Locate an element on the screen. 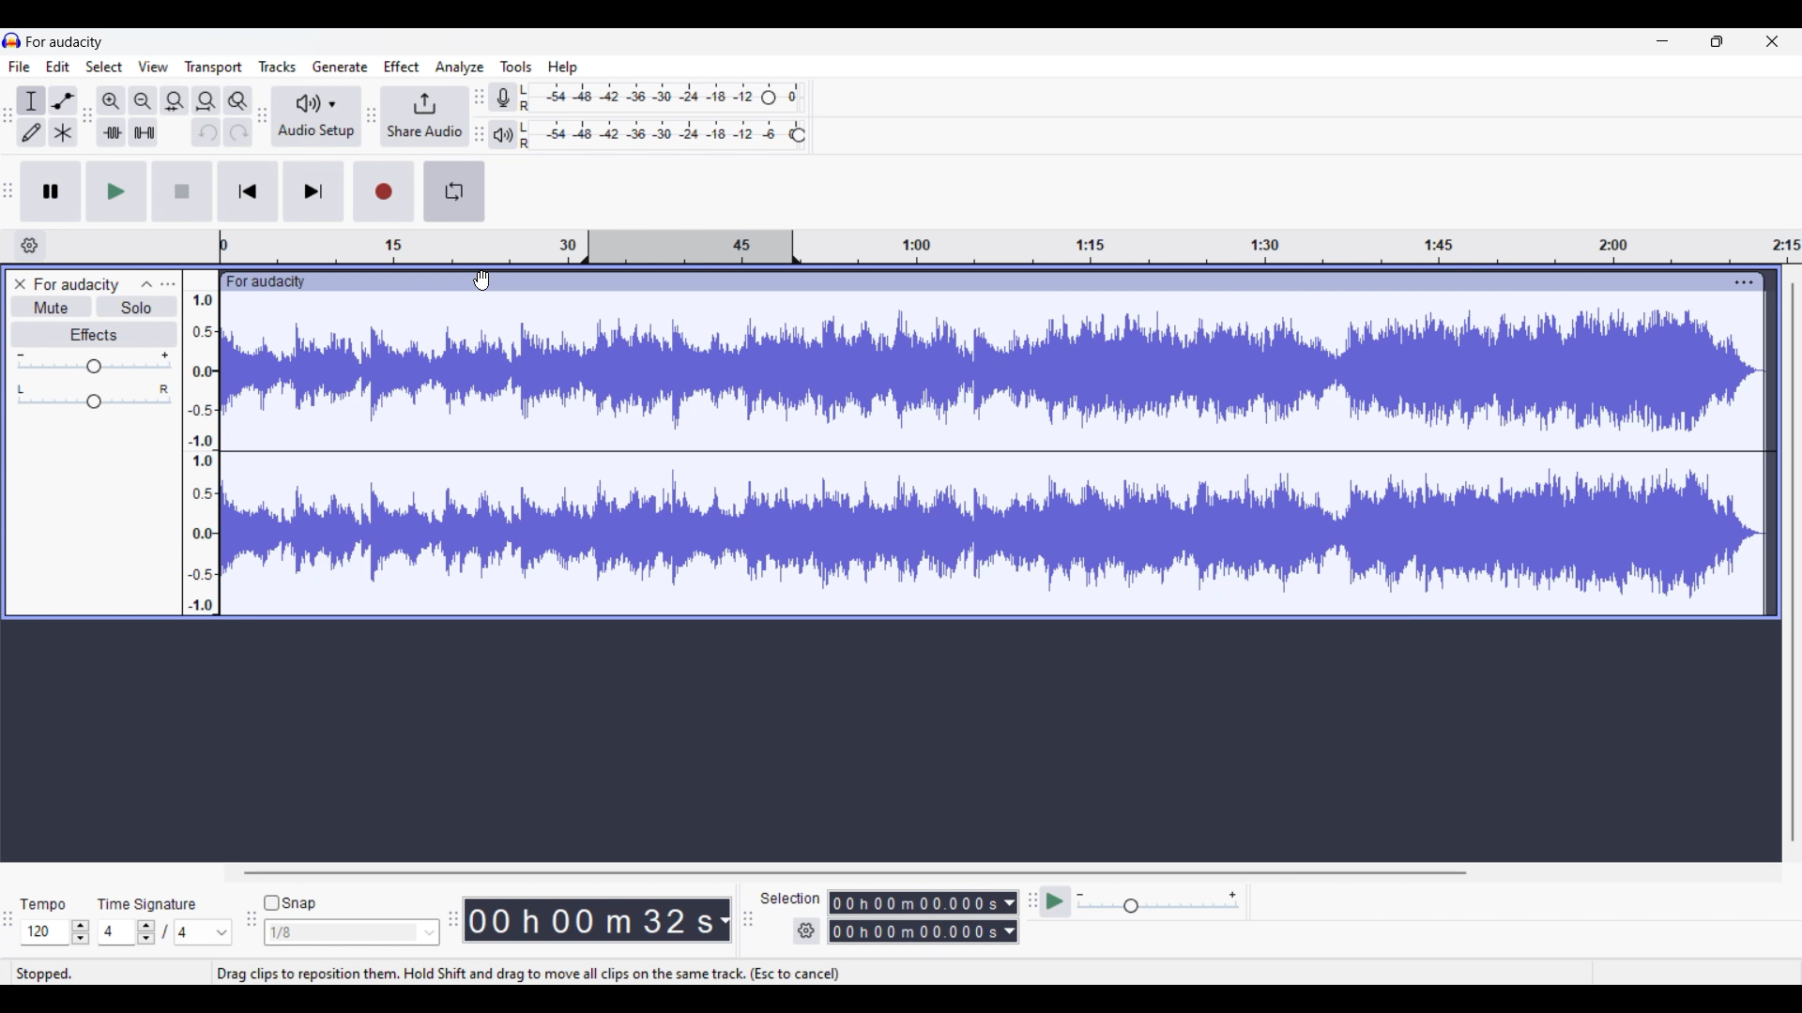 The height and width of the screenshot is (1013, 1802). Current timestamp of track is located at coordinates (589, 919).